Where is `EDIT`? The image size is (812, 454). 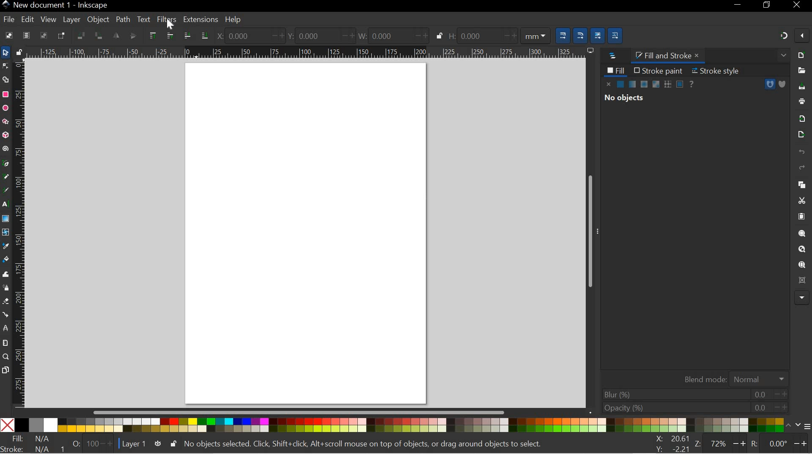
EDIT is located at coordinates (27, 19).